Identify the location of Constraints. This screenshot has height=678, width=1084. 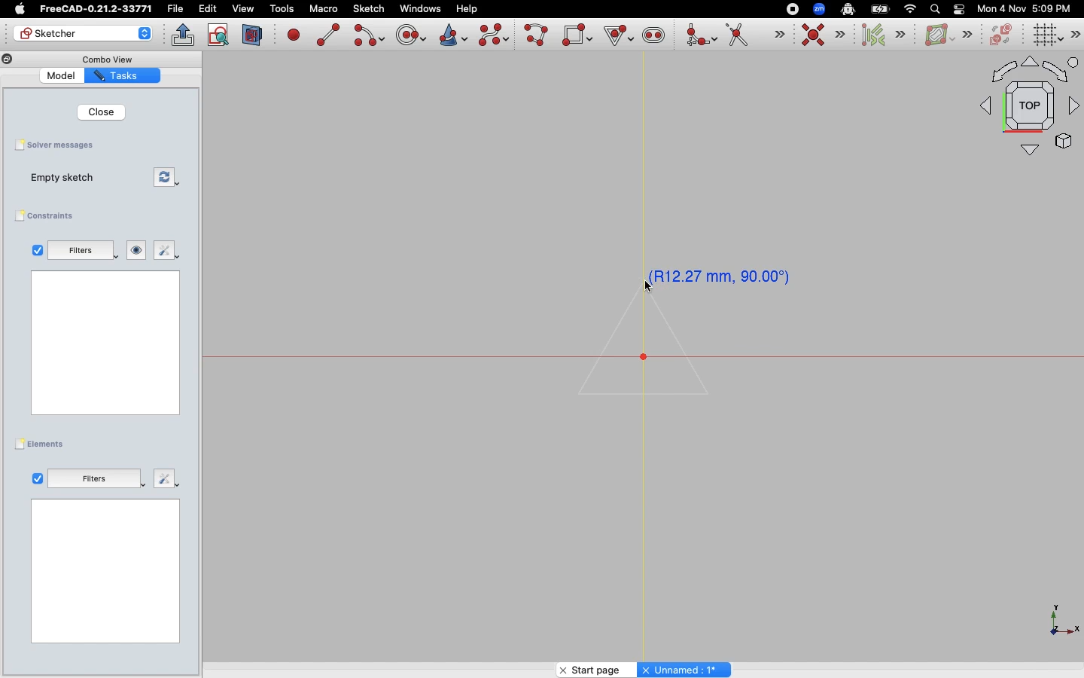
(48, 216).